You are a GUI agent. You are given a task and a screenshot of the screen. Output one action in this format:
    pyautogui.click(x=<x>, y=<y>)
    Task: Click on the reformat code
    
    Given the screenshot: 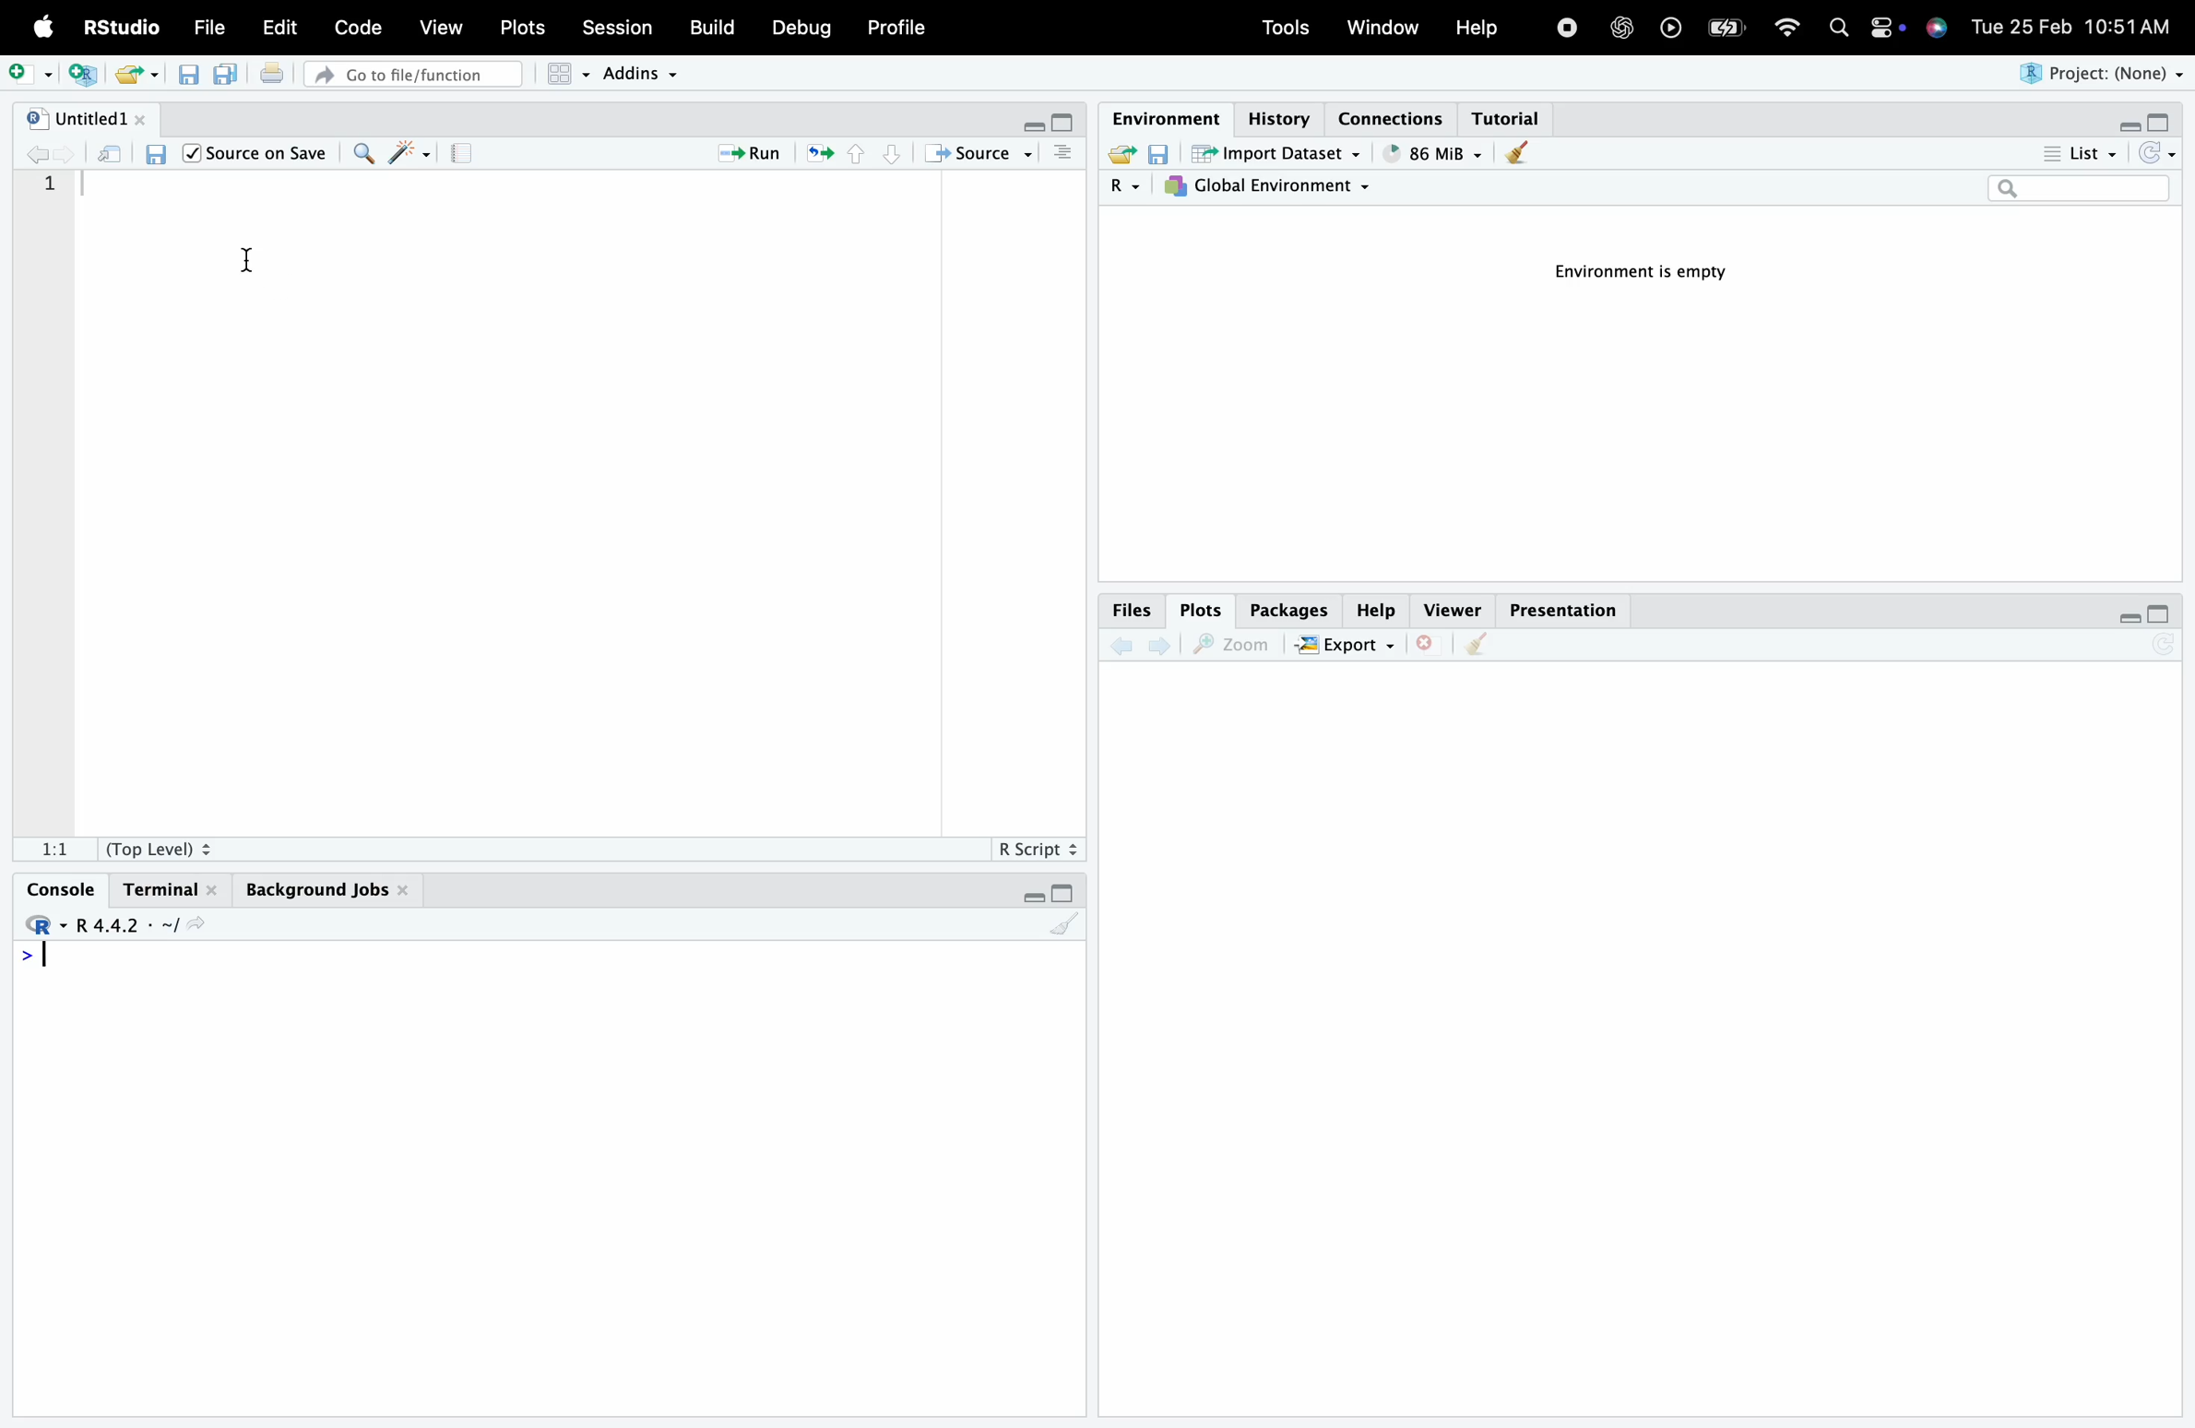 What is the action you would take?
    pyautogui.click(x=408, y=155)
    